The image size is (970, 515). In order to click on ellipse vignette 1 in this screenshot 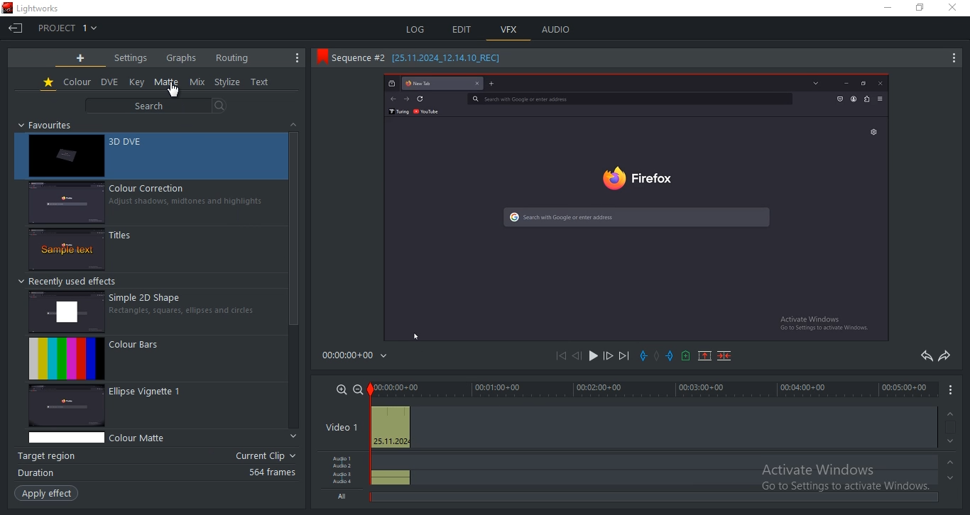, I will do `click(156, 406)`.